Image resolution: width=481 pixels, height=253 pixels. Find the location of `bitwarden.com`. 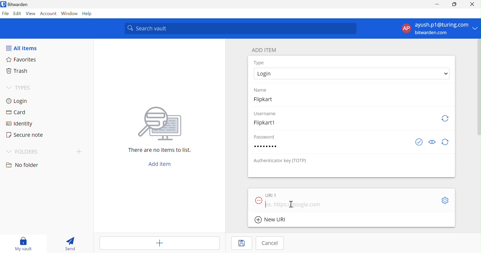

bitwarden.com is located at coordinates (433, 33).